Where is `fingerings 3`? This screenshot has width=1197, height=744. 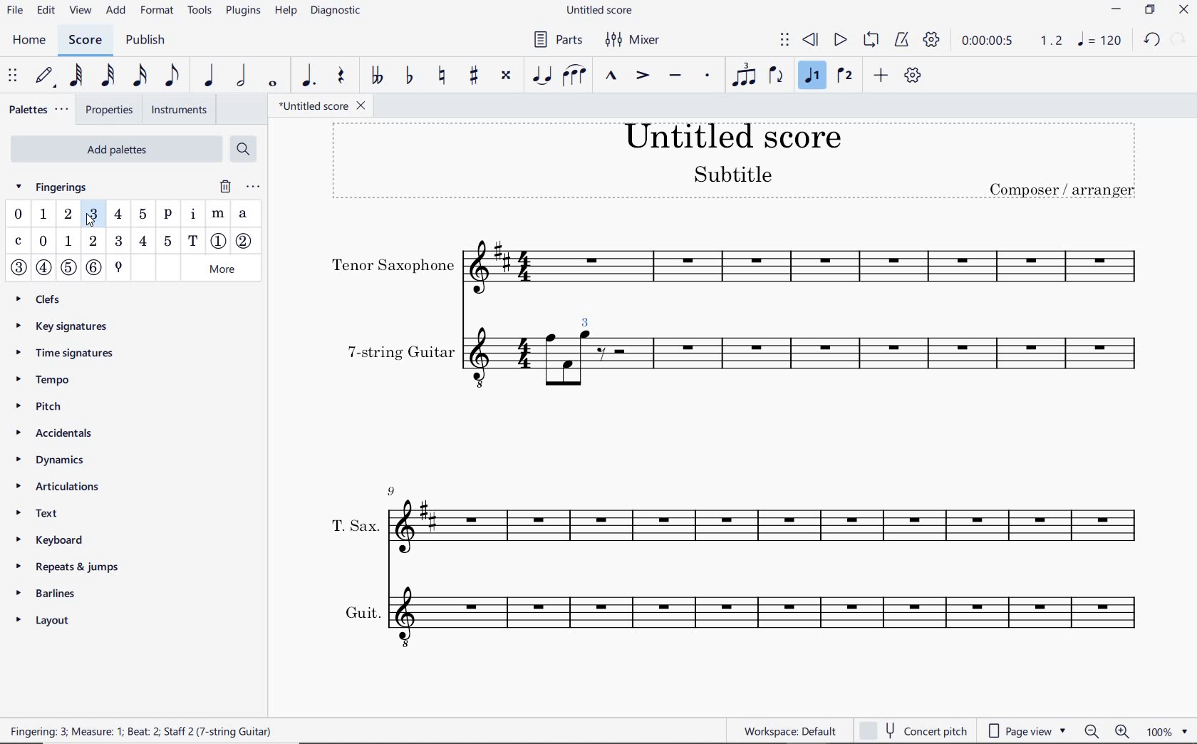 fingerings 3 is located at coordinates (93, 215).